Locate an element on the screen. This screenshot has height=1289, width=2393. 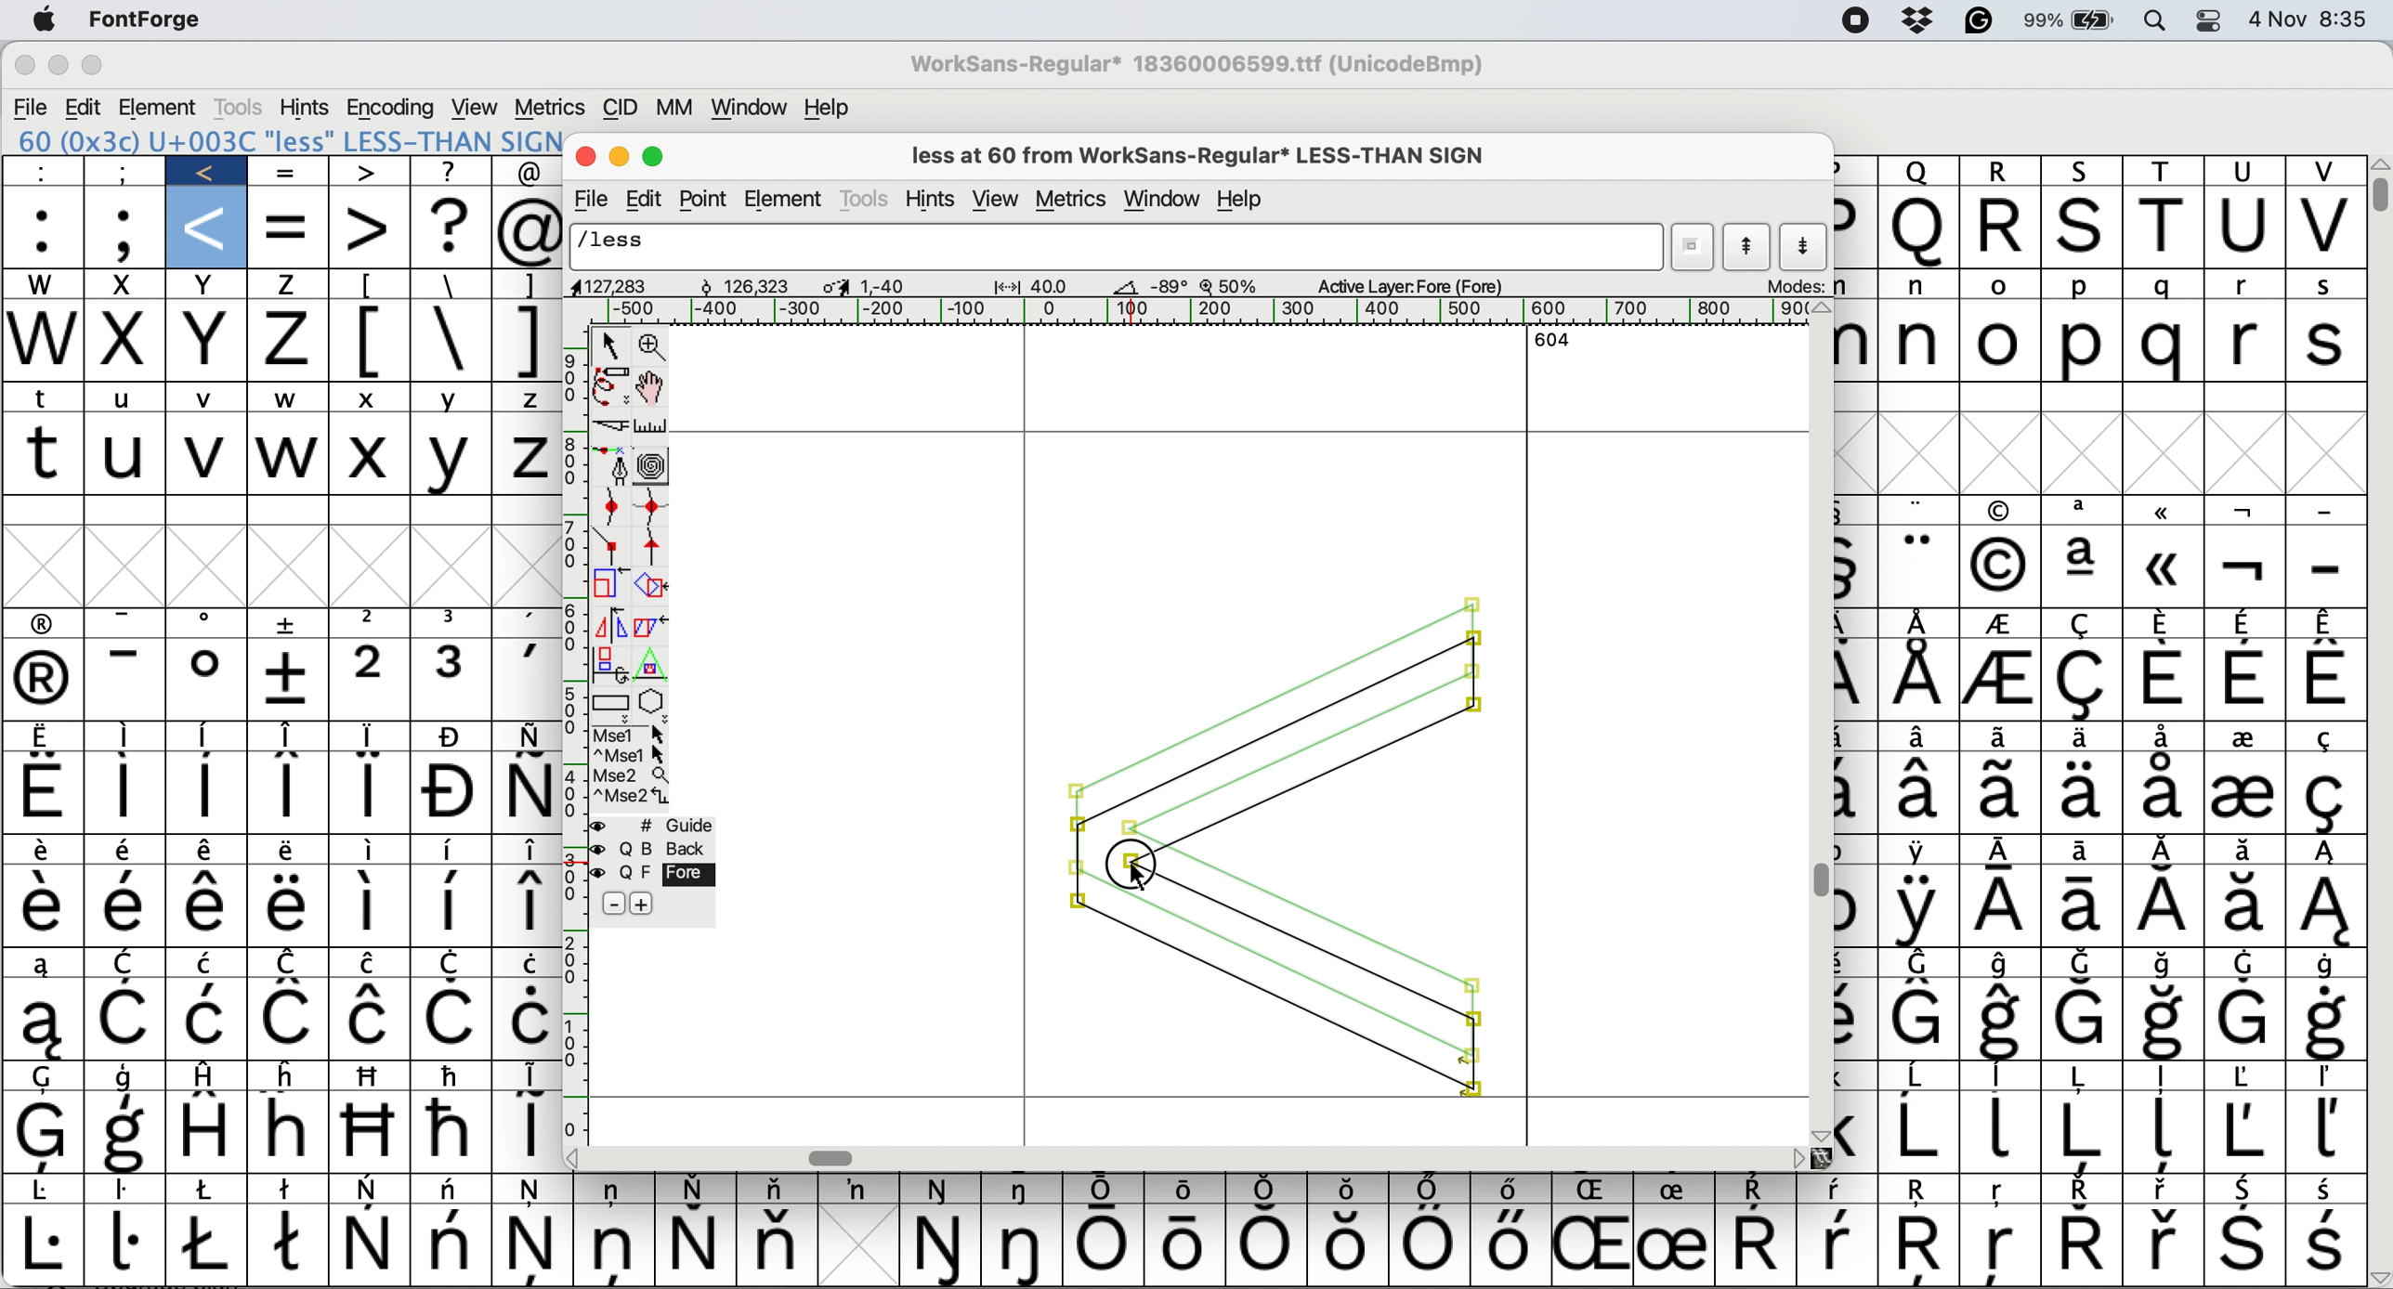
- is located at coordinates (131, 622).